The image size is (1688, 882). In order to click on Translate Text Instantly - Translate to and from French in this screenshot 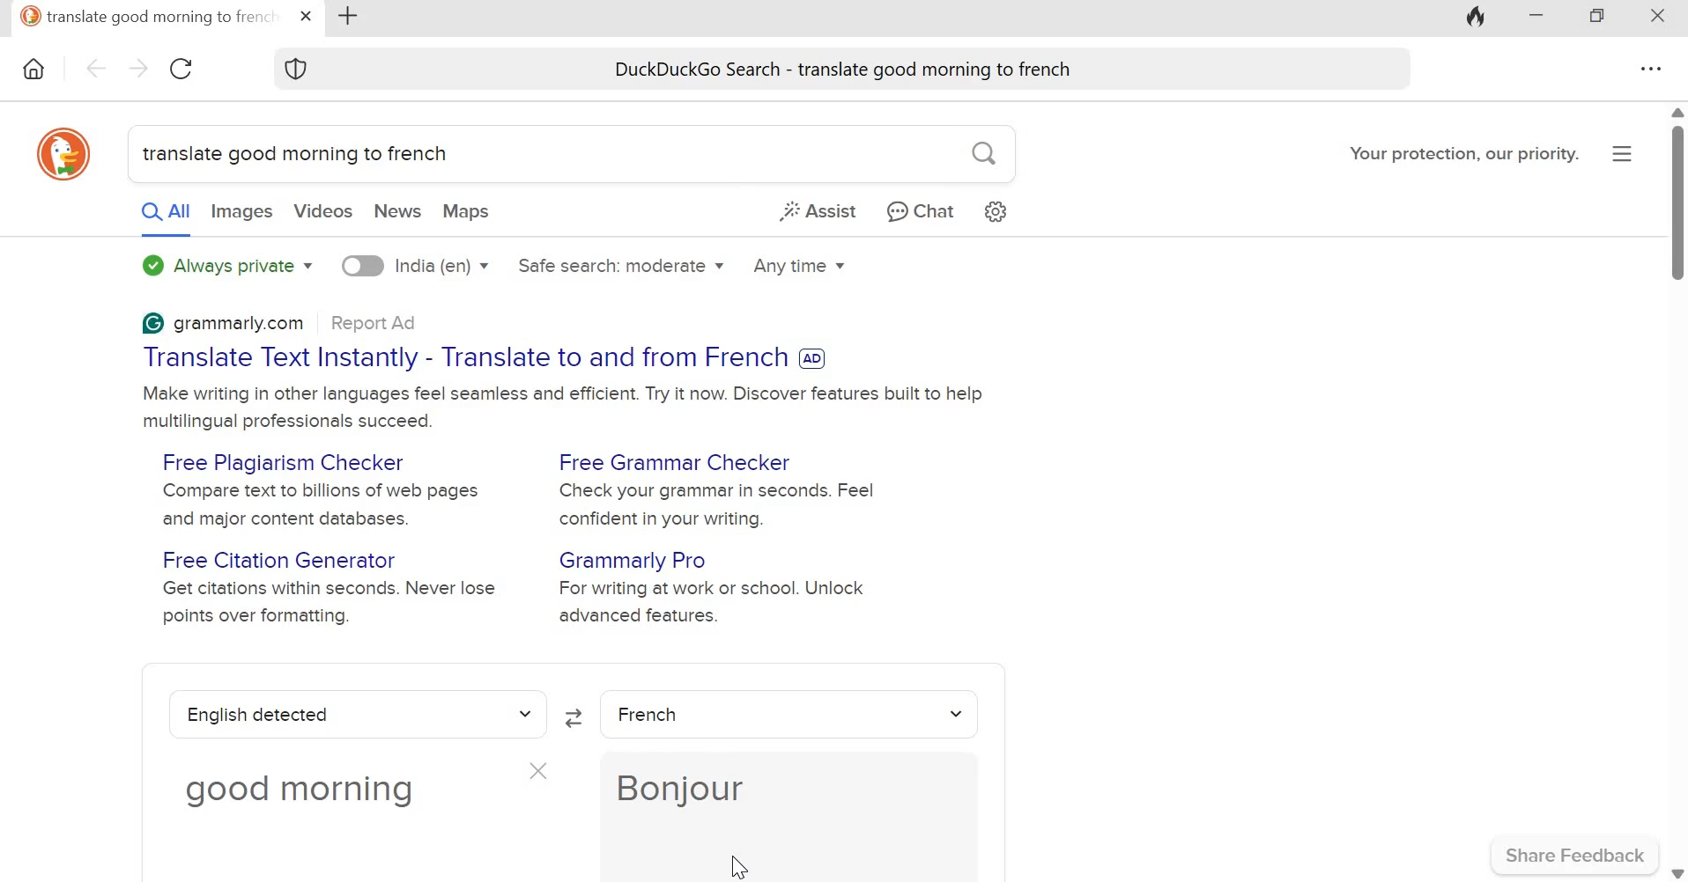, I will do `click(507, 356)`.